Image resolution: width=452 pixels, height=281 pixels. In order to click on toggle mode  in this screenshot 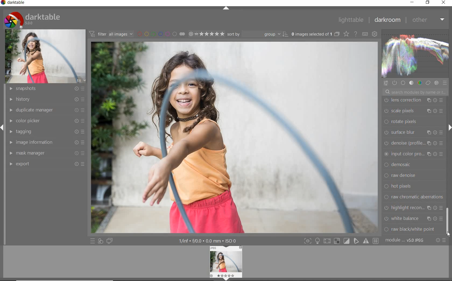, I will do `click(376, 241)`.